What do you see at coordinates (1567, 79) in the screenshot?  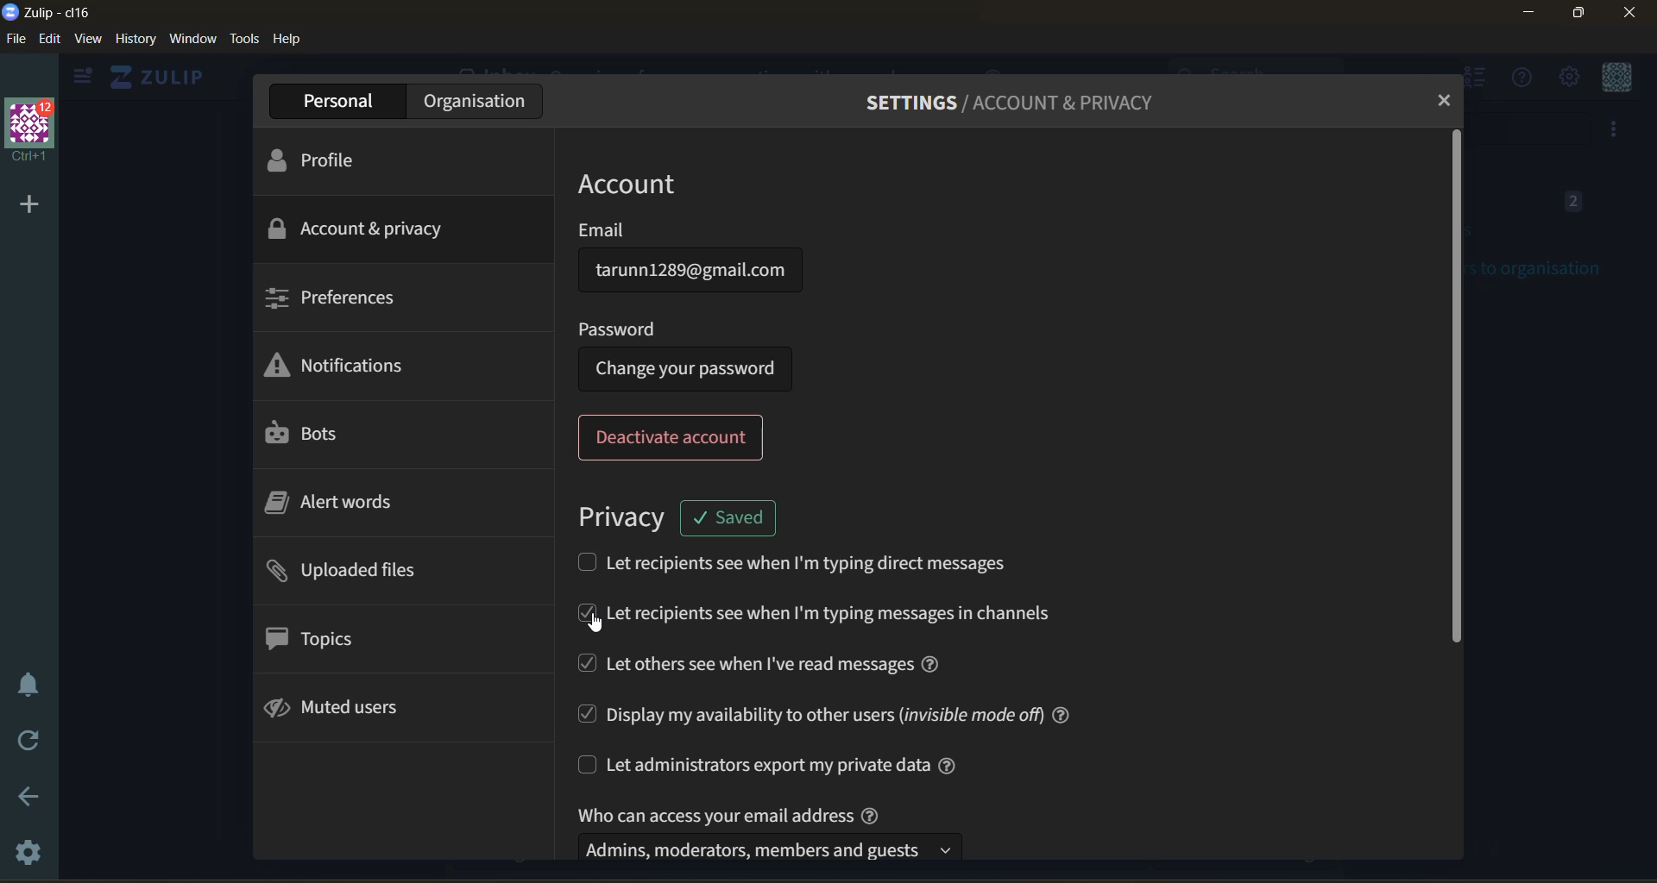 I see `setting` at bounding box center [1567, 79].